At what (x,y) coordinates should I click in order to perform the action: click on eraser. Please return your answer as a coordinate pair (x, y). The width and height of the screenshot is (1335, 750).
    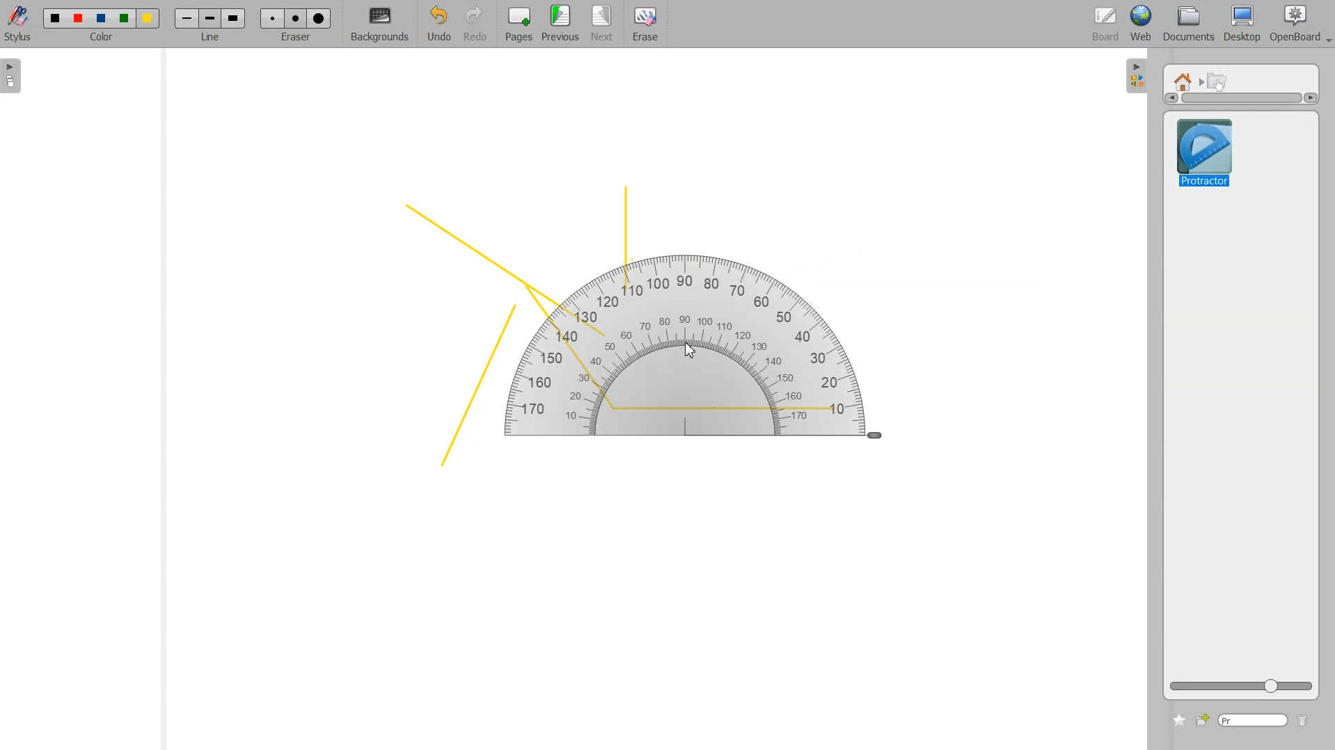
    Looking at the image, I should click on (294, 41).